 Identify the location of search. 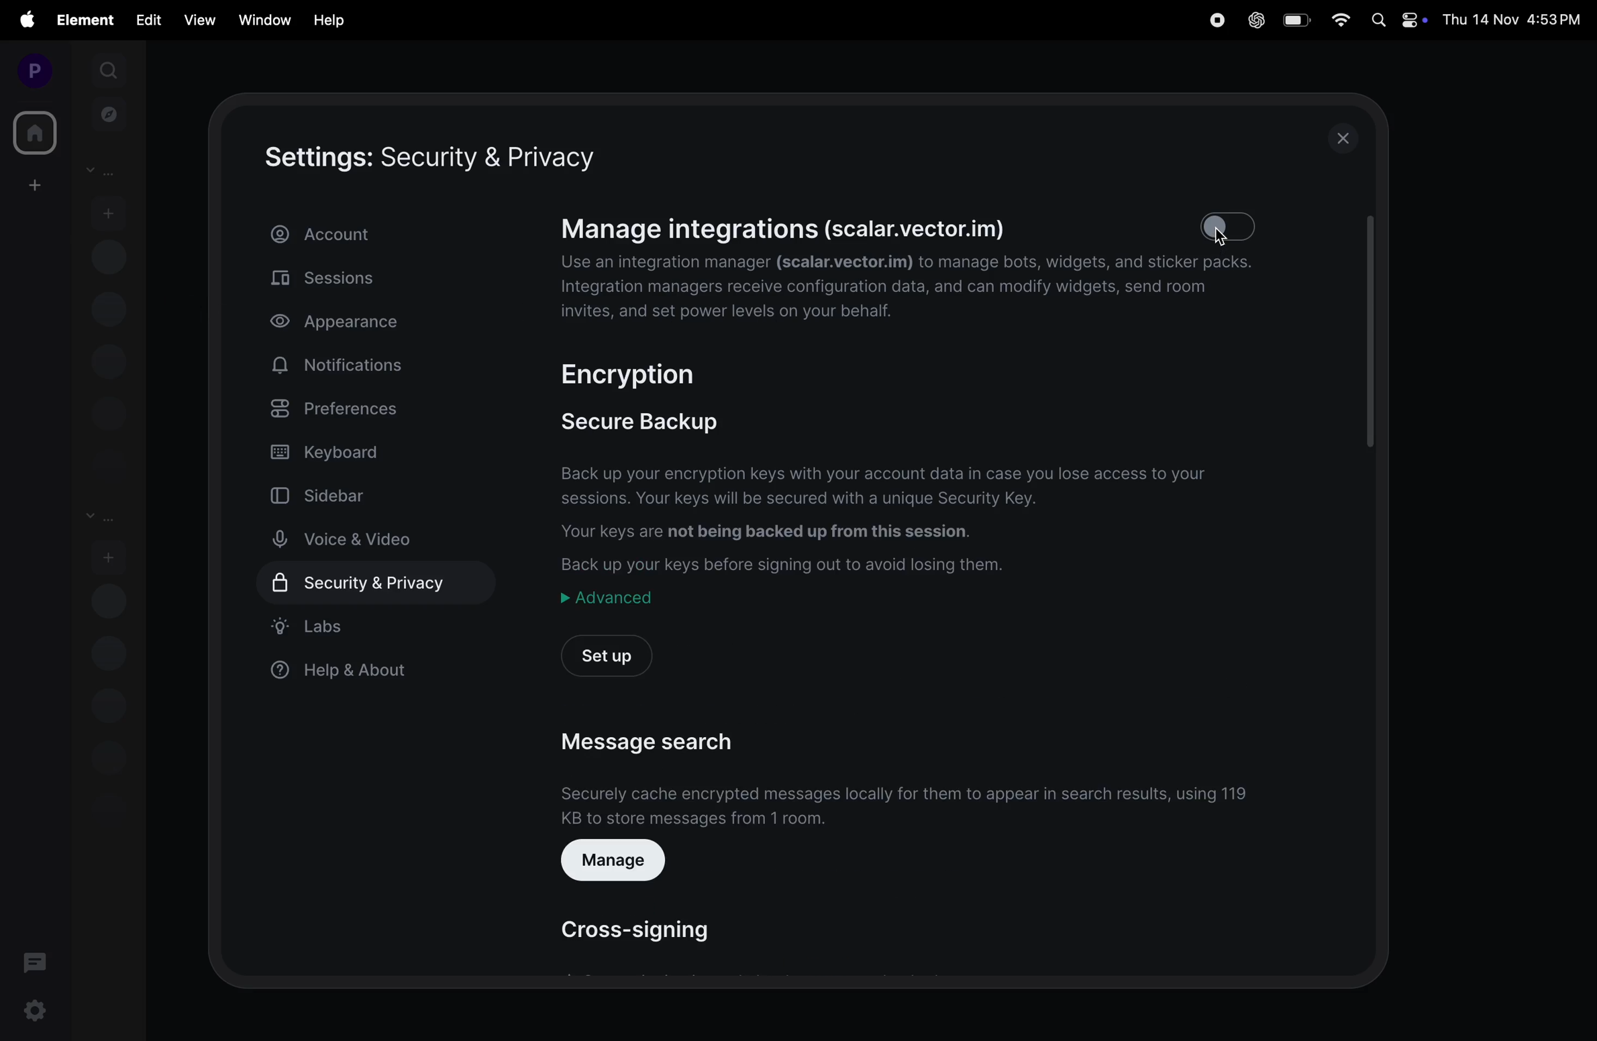
(108, 71).